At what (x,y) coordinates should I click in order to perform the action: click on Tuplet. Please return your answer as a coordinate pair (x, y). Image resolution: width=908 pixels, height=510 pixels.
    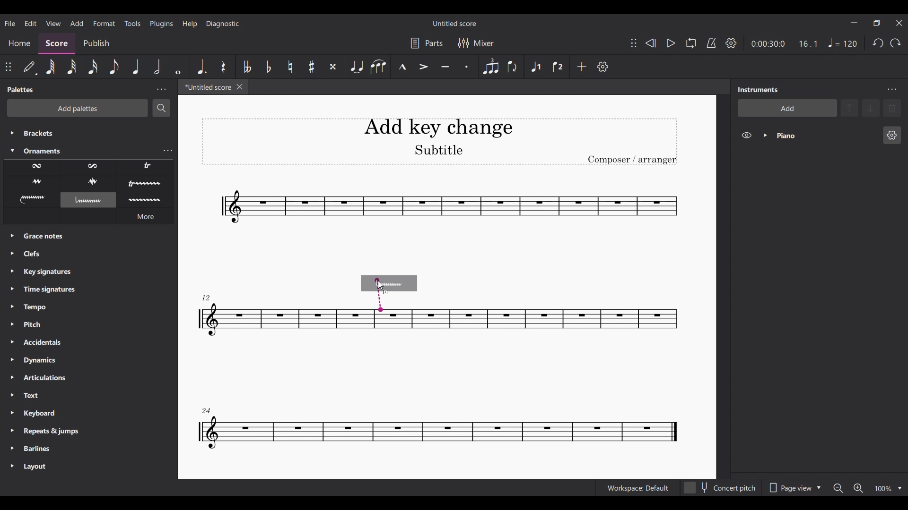
    Looking at the image, I should click on (490, 67).